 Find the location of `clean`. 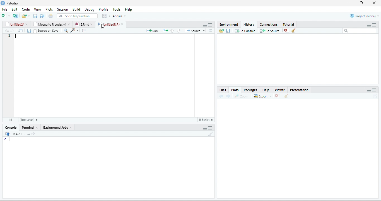

clean is located at coordinates (208, 134).